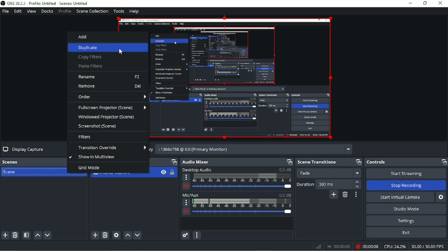 The width and height of the screenshot is (448, 251). I want to click on Open source properties, so click(117, 235).